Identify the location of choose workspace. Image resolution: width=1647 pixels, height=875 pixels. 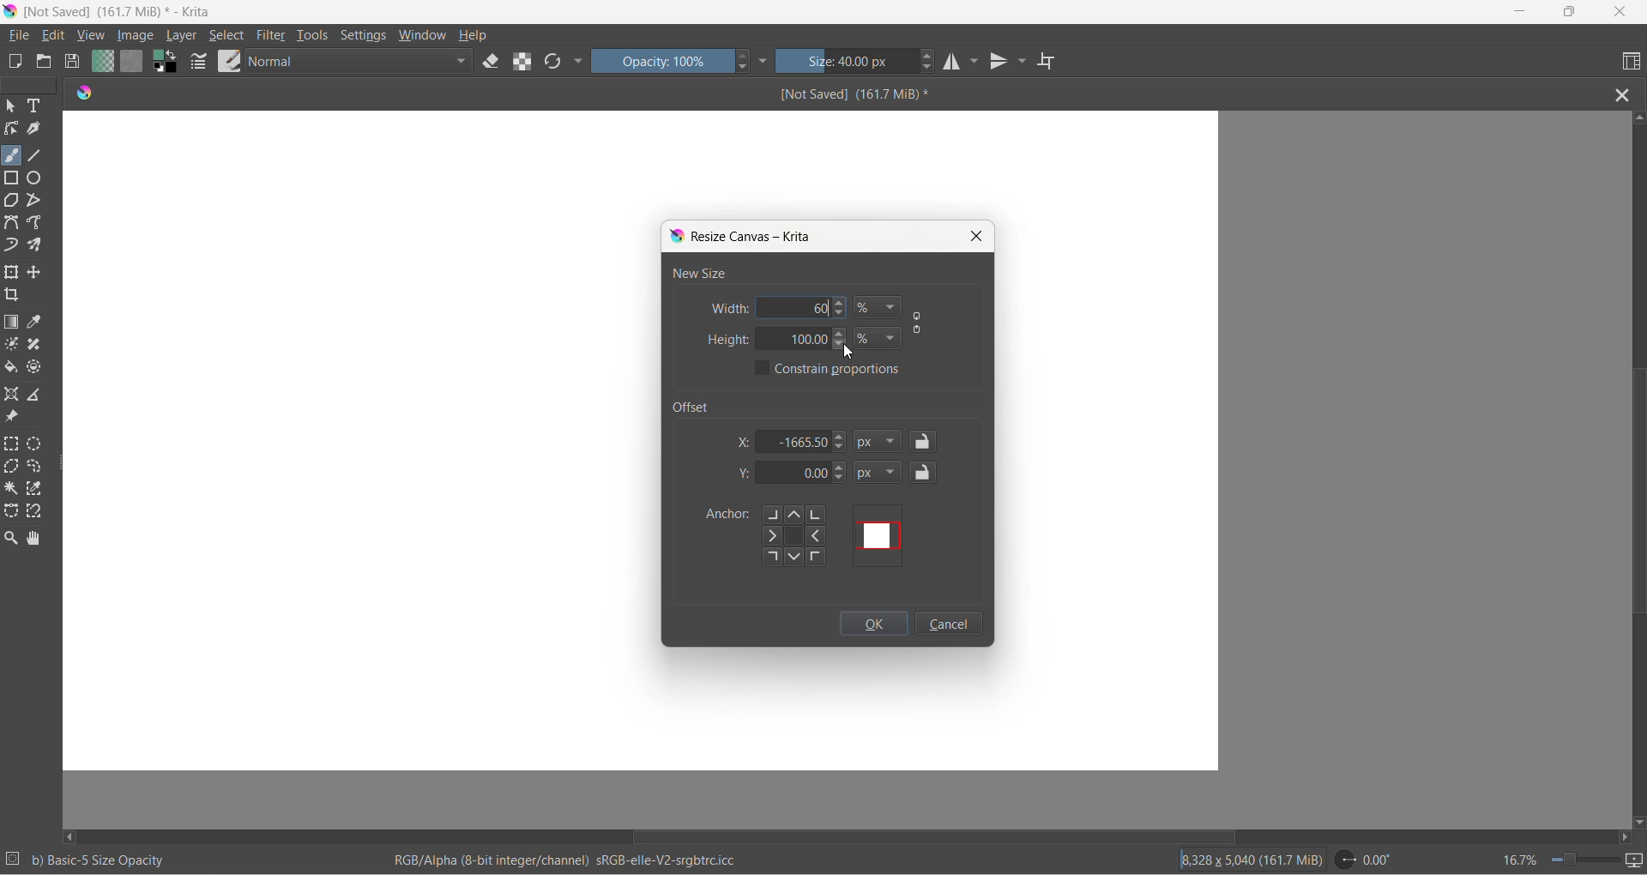
(1628, 63).